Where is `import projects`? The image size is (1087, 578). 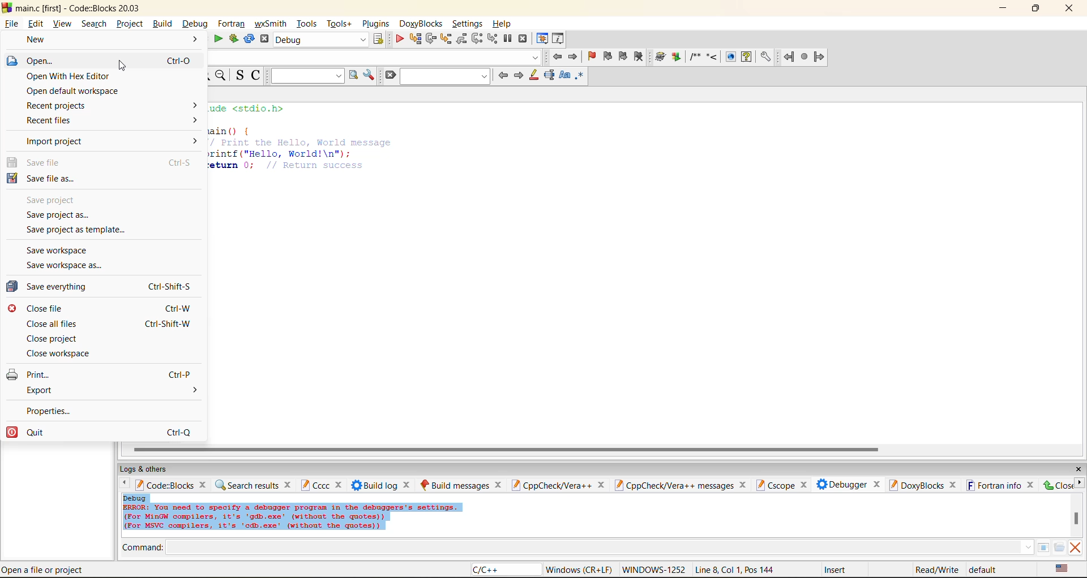
import projects is located at coordinates (113, 141).